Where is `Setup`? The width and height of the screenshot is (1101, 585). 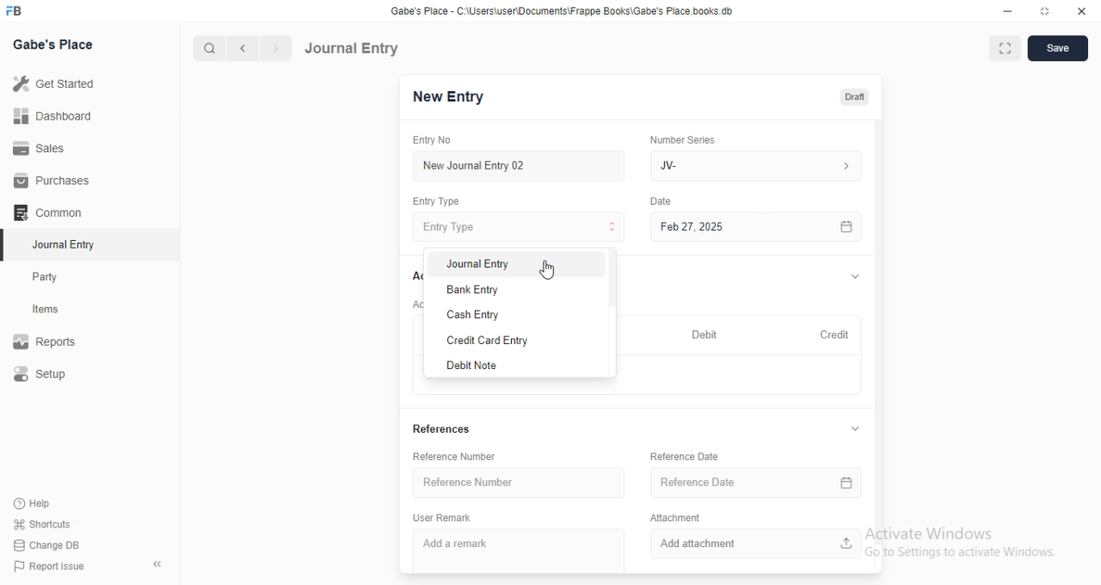 Setup is located at coordinates (42, 373).